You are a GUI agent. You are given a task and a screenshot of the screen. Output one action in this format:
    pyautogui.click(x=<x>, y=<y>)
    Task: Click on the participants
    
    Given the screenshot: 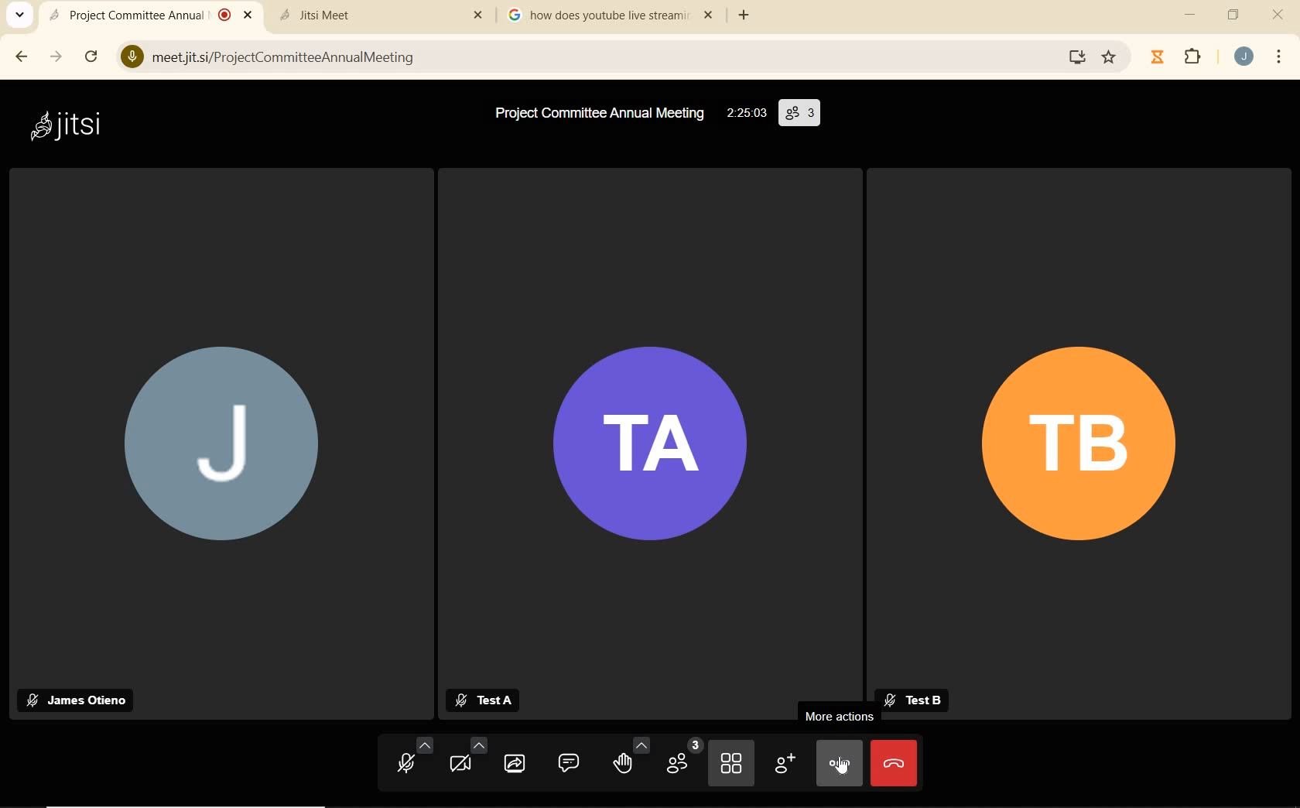 What is the action you would take?
    pyautogui.click(x=682, y=760)
    